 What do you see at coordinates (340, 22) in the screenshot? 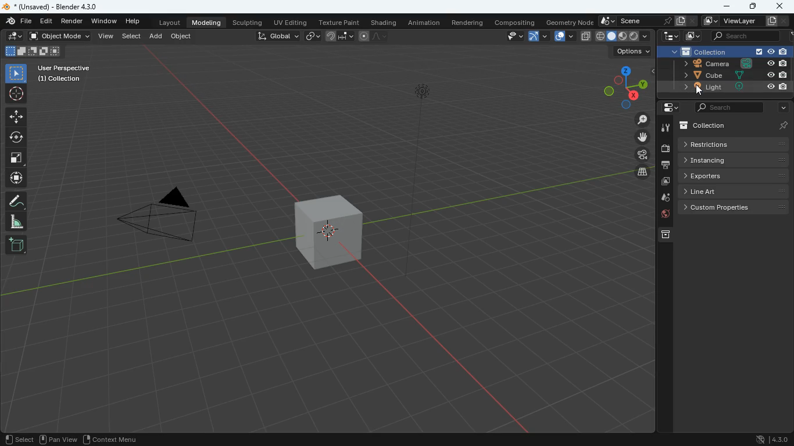
I see `texture paint` at bounding box center [340, 22].